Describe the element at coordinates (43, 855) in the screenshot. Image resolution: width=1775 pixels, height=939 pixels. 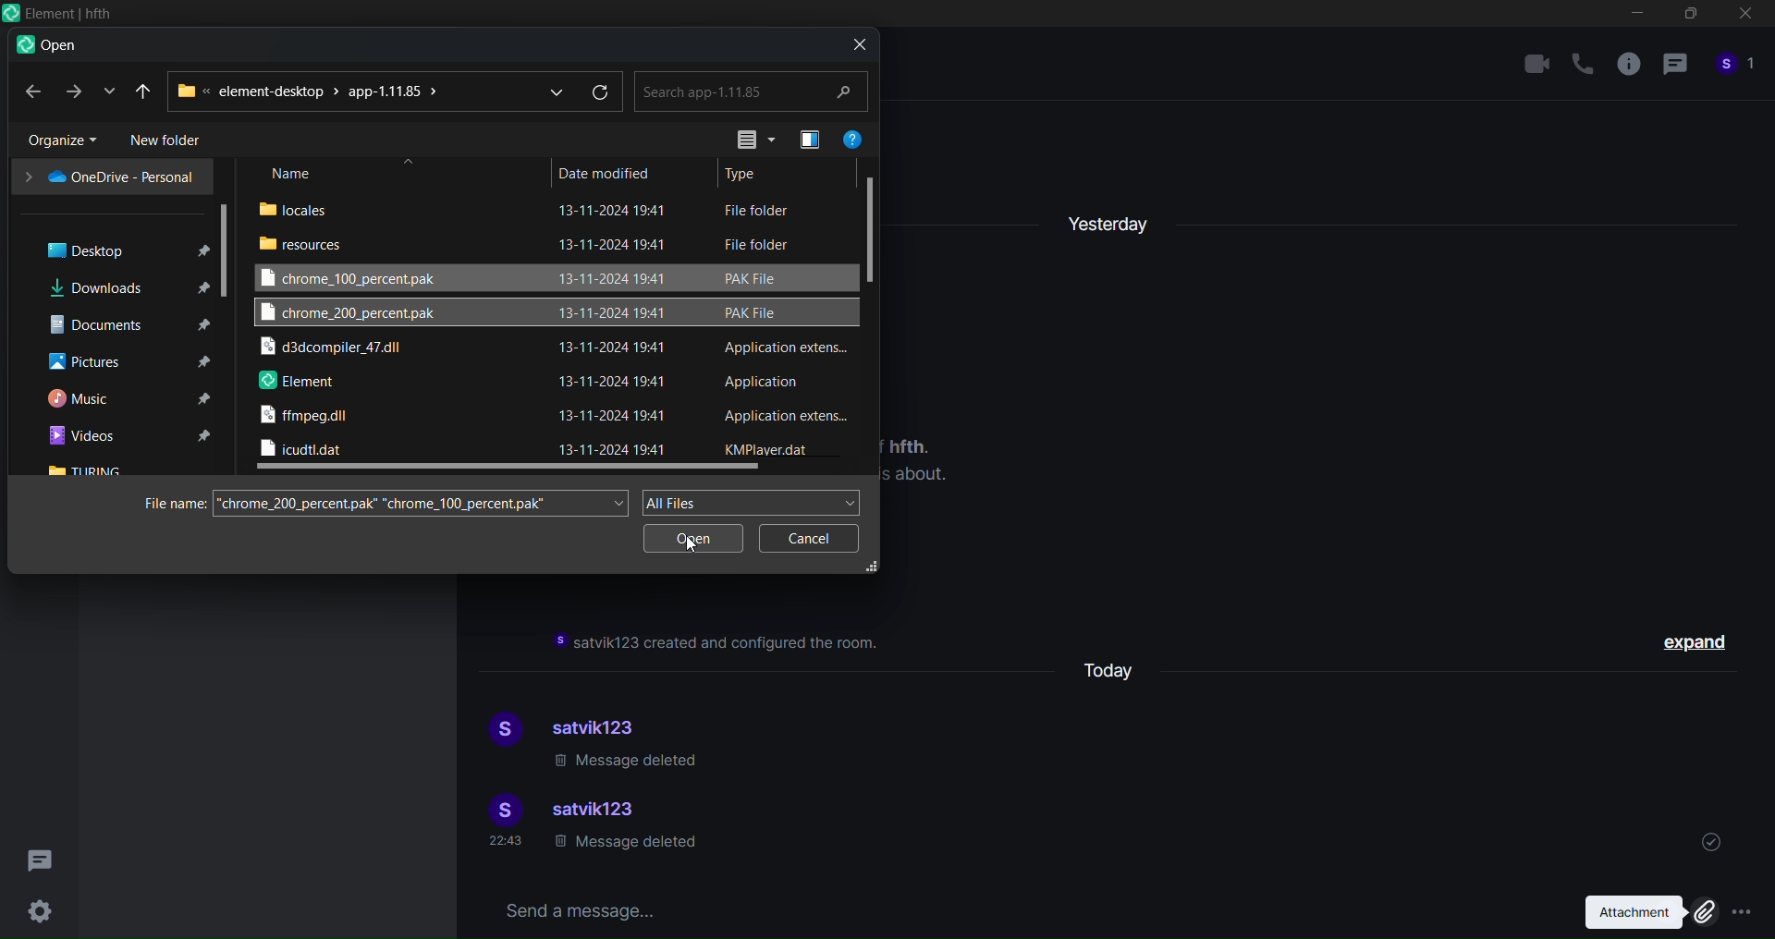
I see `threads` at that location.